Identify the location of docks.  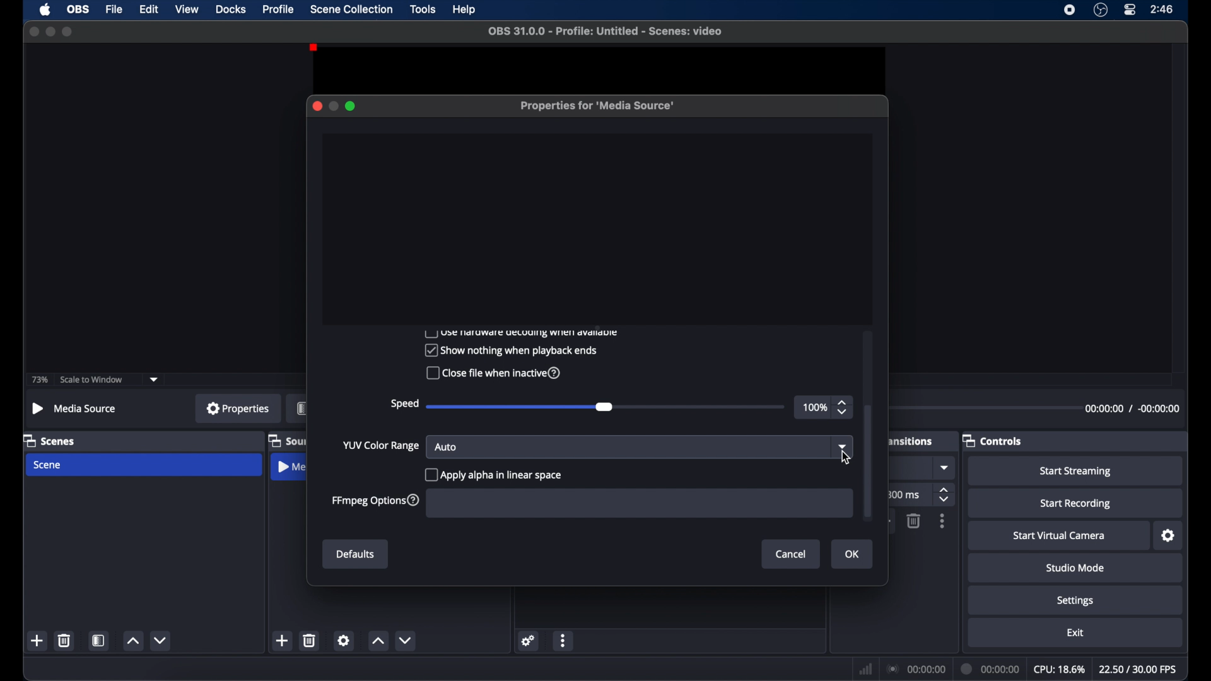
(231, 9).